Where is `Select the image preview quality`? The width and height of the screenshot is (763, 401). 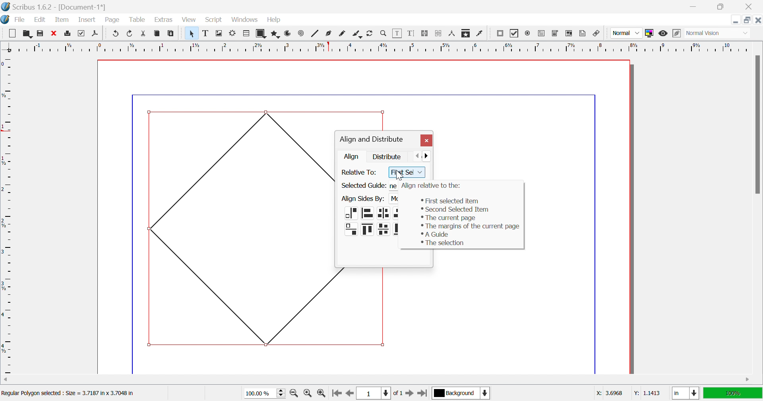 Select the image preview quality is located at coordinates (626, 33).